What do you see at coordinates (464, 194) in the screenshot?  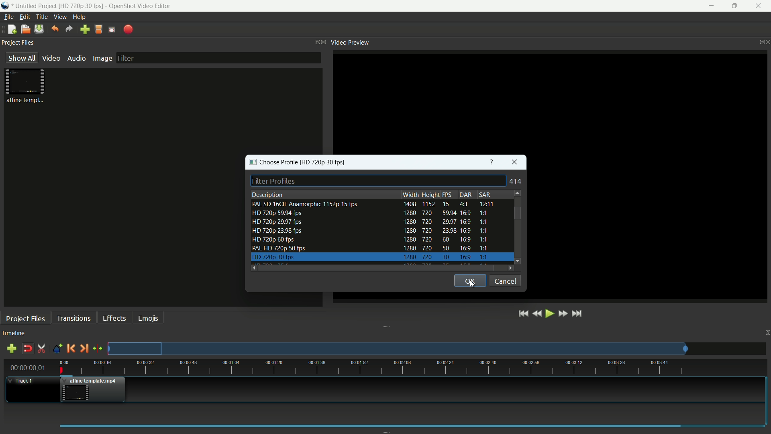 I see `dar` at bounding box center [464, 194].